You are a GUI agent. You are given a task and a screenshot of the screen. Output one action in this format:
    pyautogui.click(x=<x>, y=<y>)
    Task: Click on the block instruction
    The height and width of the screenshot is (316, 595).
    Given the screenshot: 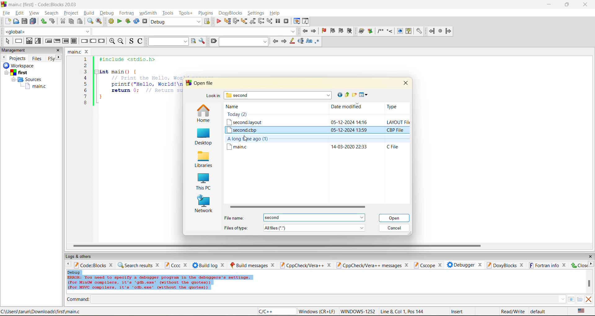 What is the action you would take?
    pyautogui.click(x=74, y=41)
    